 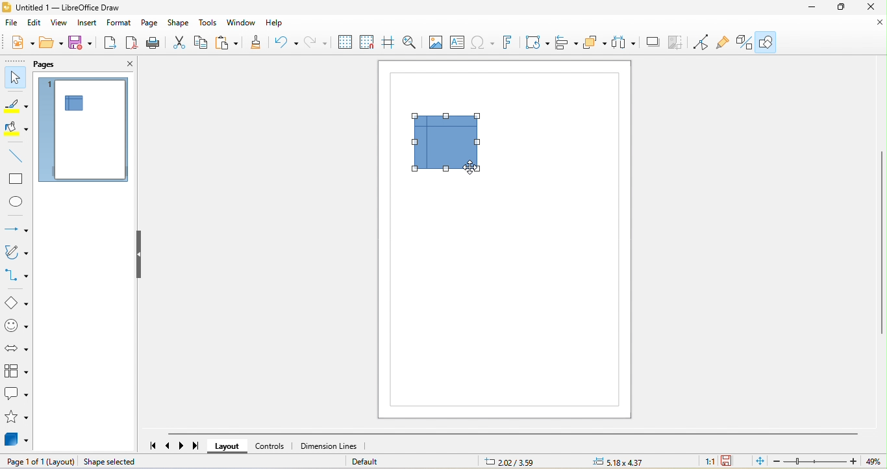 I want to click on show gluepoint function, so click(x=725, y=42).